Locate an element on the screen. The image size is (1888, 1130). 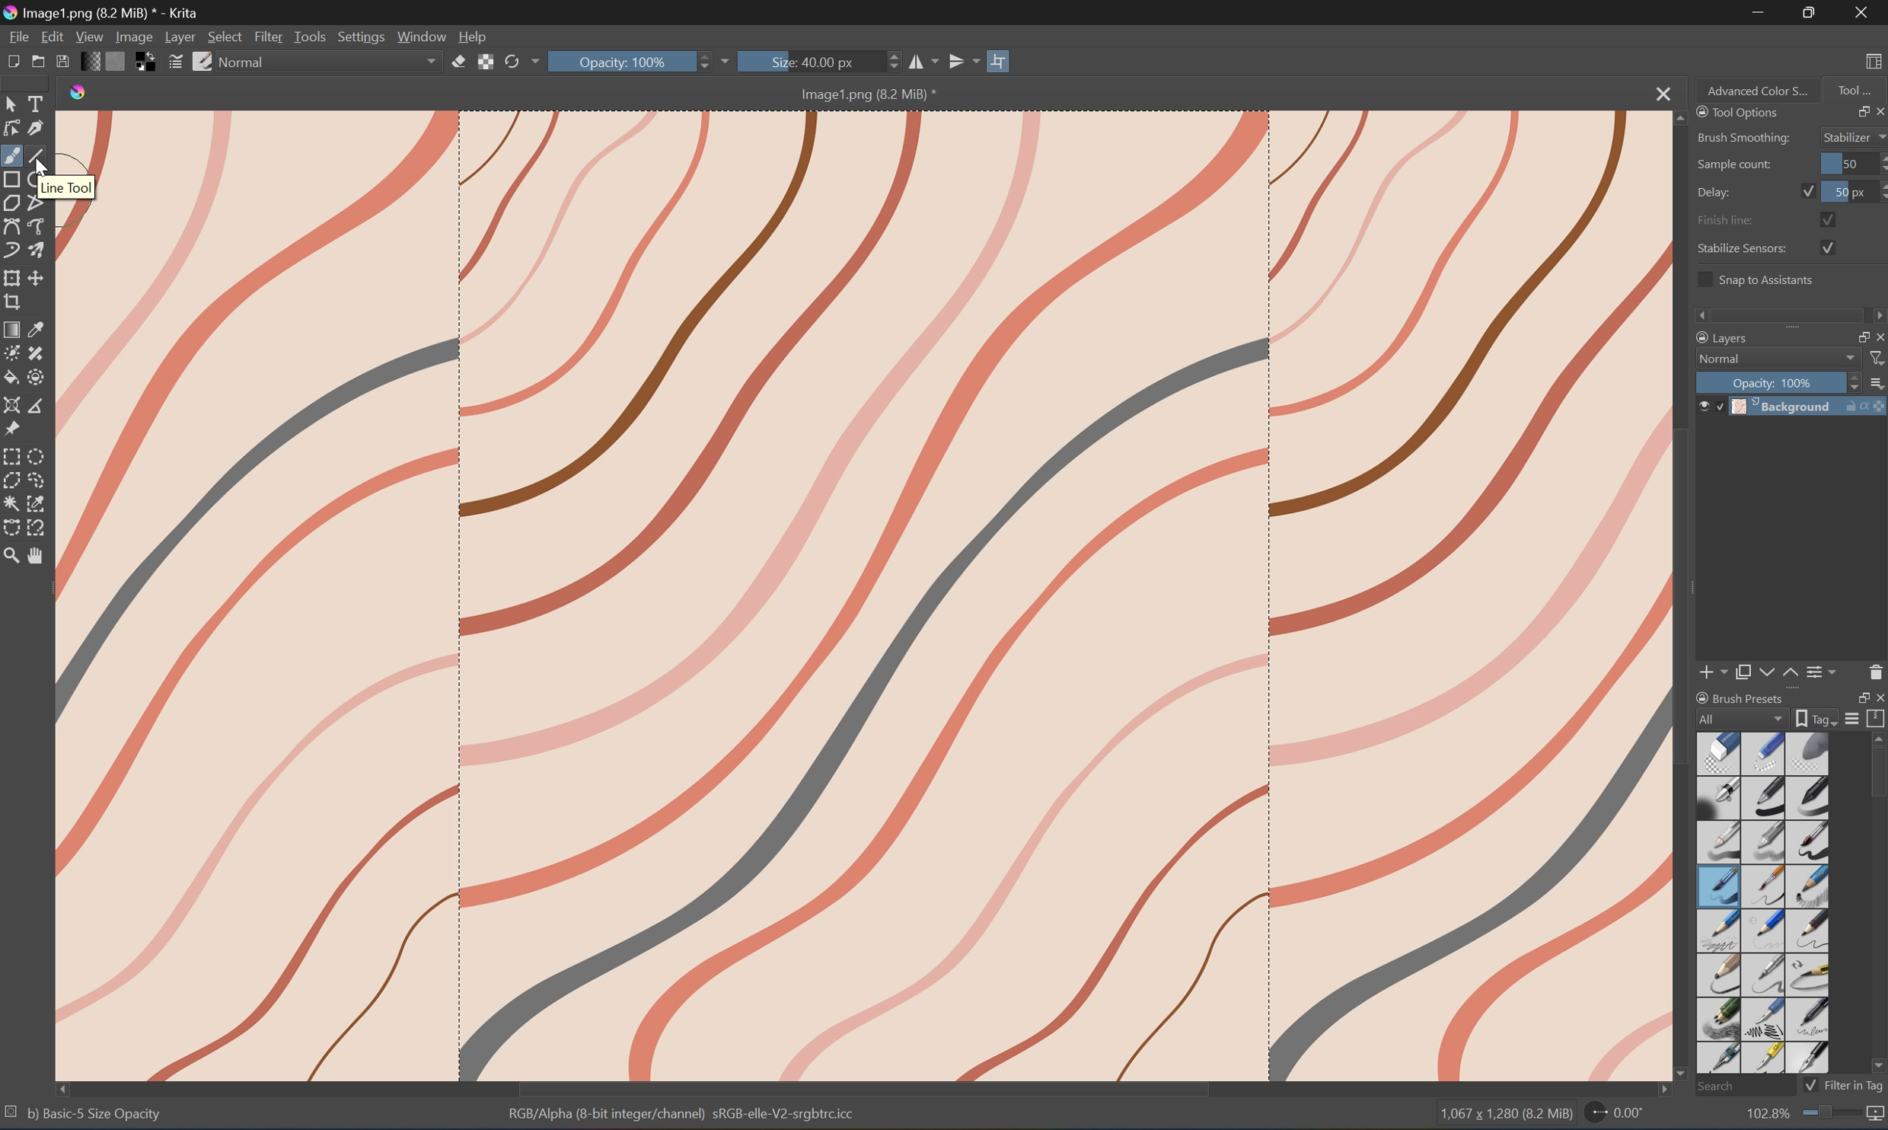
Multibrush tool is located at coordinates (39, 248).